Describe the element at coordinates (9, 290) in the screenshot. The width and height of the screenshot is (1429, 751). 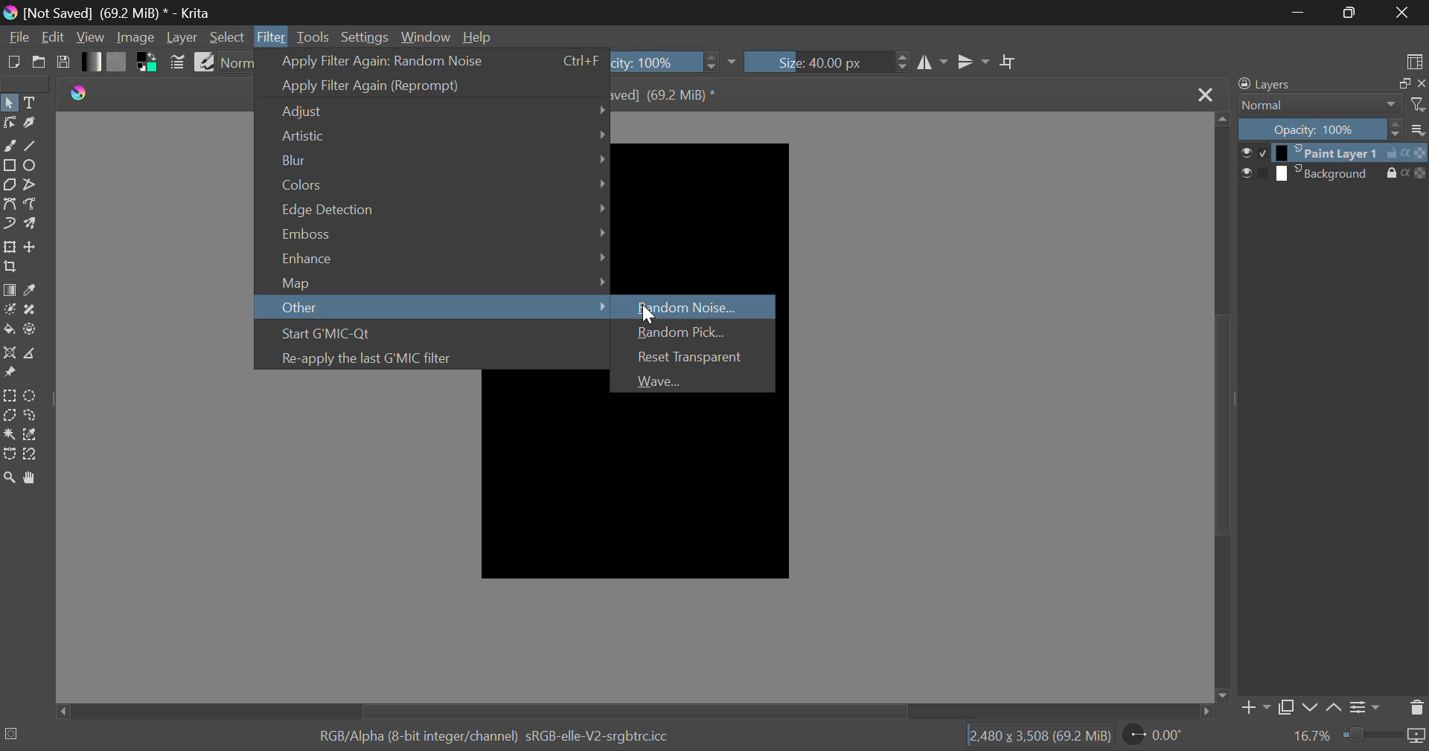
I see `Gradient Fill` at that location.